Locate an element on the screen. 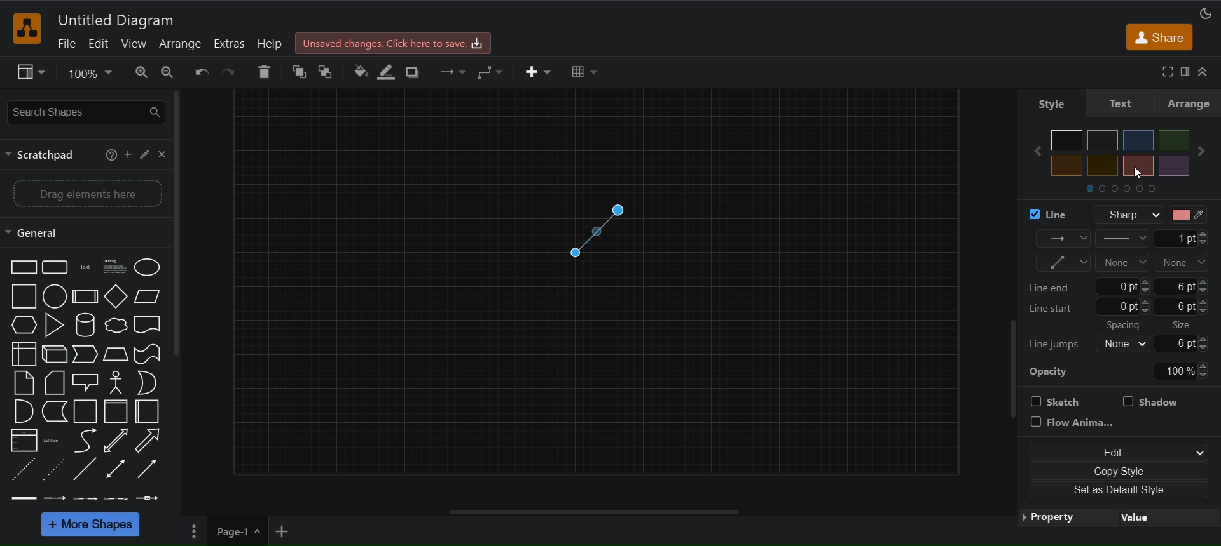  to back is located at coordinates (326, 72).